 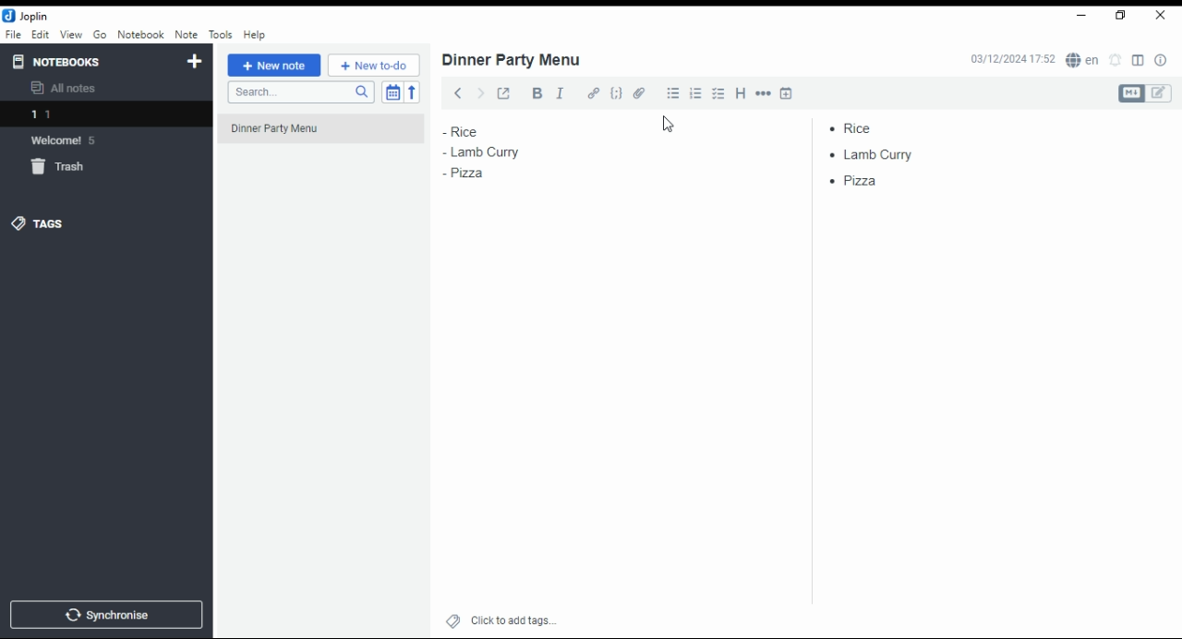 What do you see at coordinates (299, 93) in the screenshot?
I see `search` at bounding box center [299, 93].